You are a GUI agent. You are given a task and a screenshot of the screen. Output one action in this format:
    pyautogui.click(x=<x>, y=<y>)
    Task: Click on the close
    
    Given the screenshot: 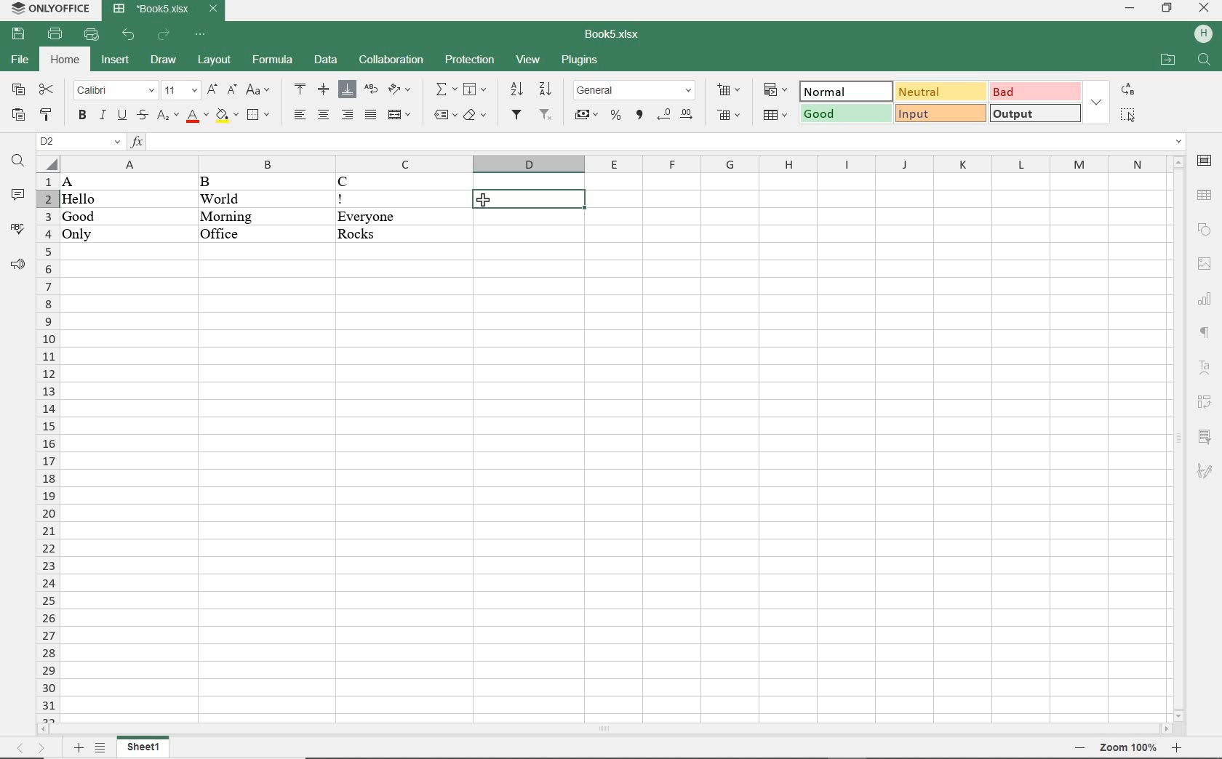 What is the action you would take?
    pyautogui.click(x=1203, y=9)
    